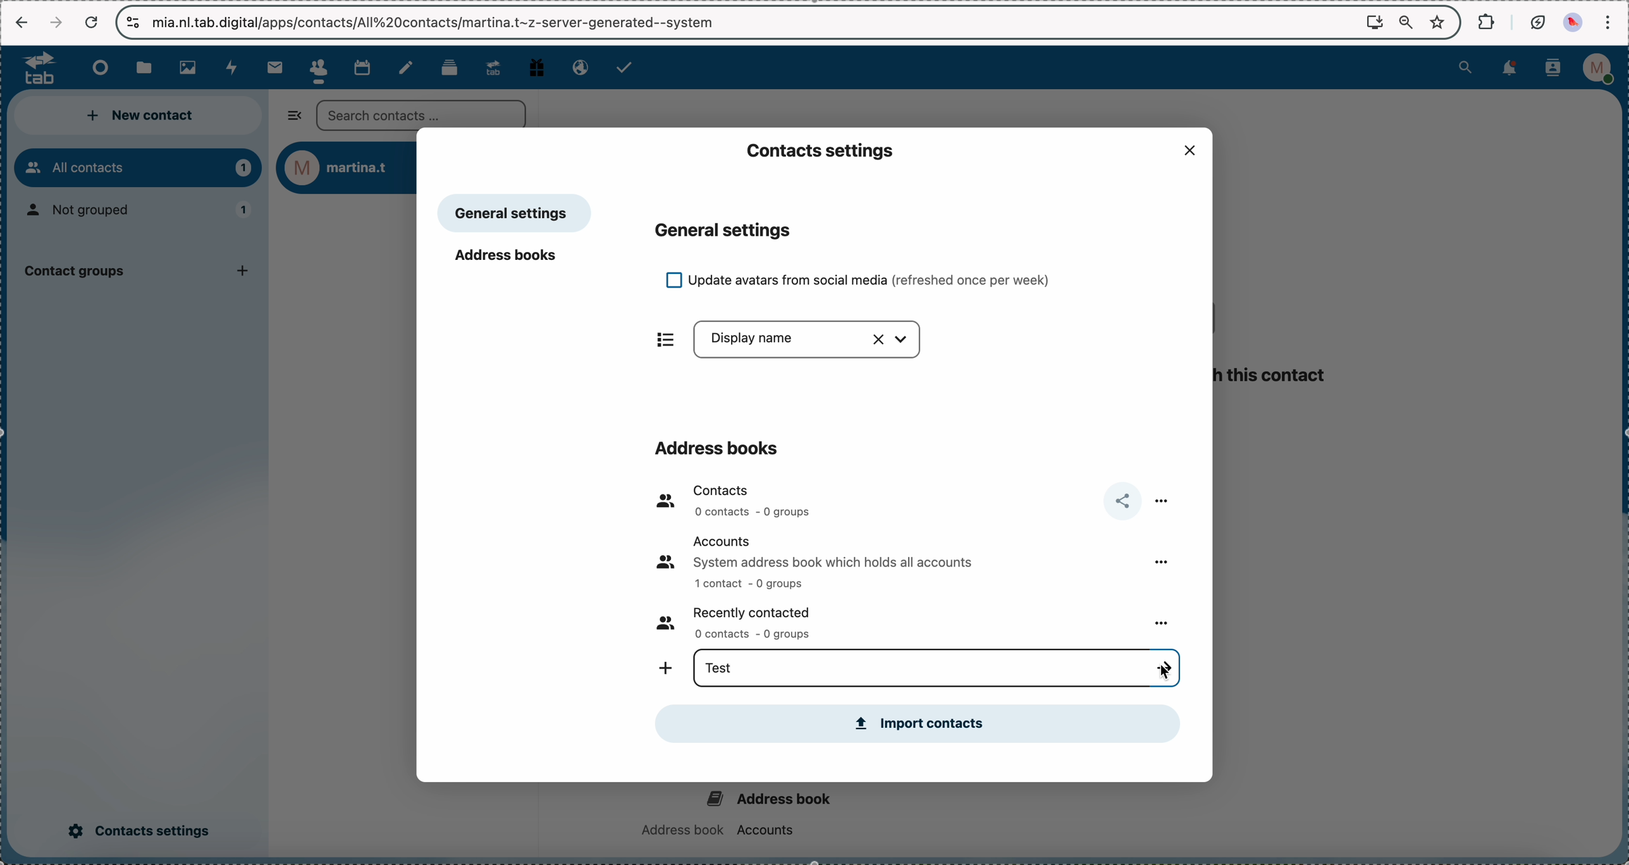 The image size is (1629, 865). Describe the element at coordinates (190, 68) in the screenshot. I see `photos` at that location.